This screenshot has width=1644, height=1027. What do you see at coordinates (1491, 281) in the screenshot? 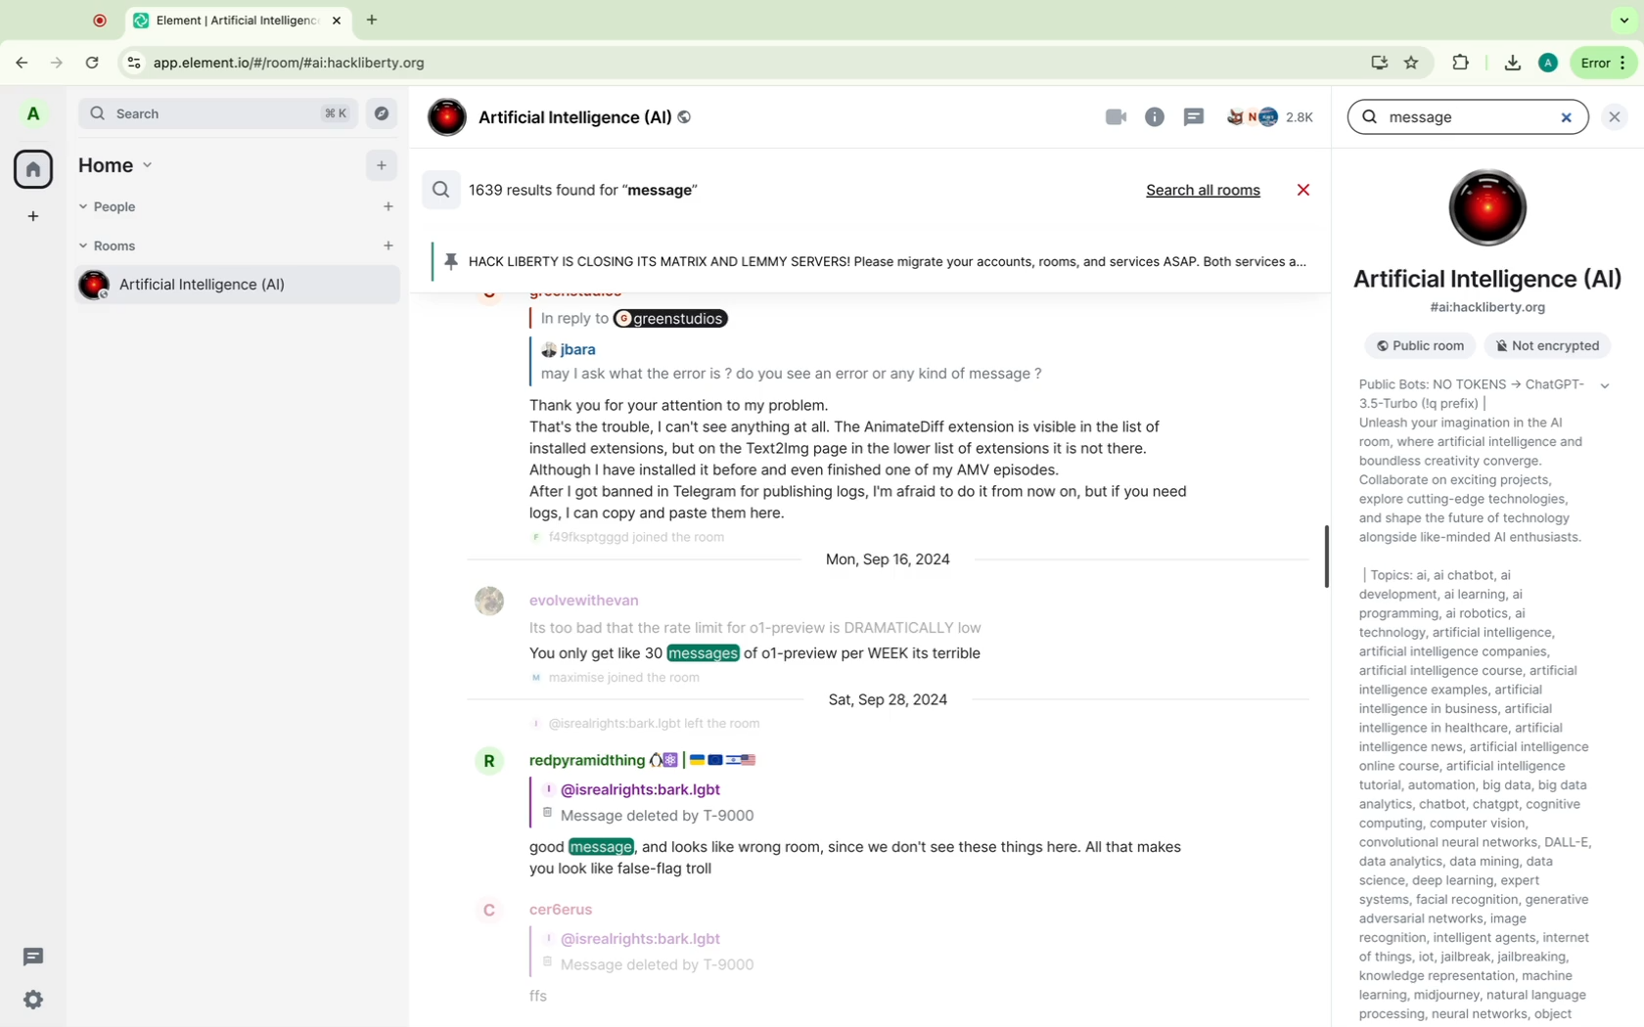
I see `name` at bounding box center [1491, 281].